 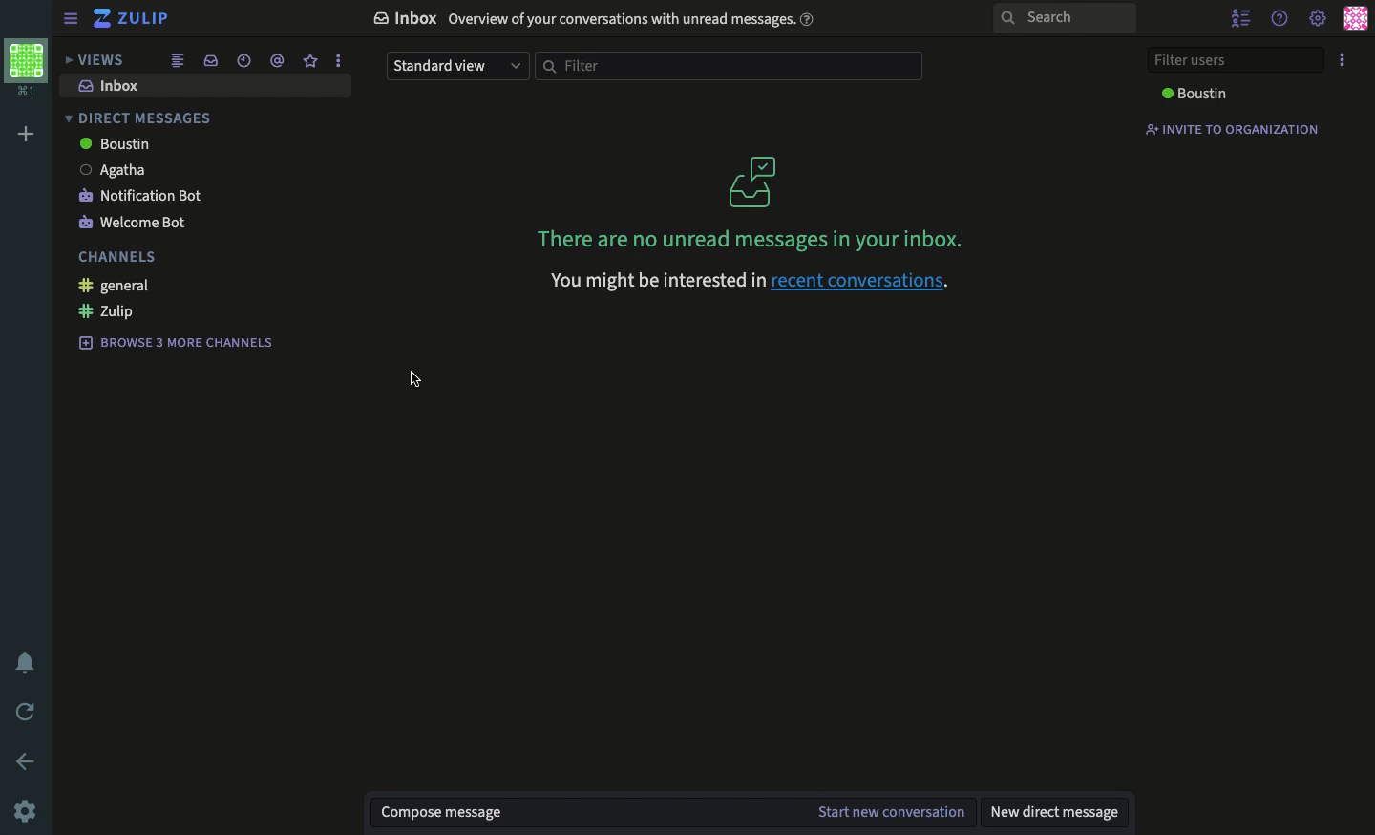 I want to click on hide user list, so click(x=1241, y=20).